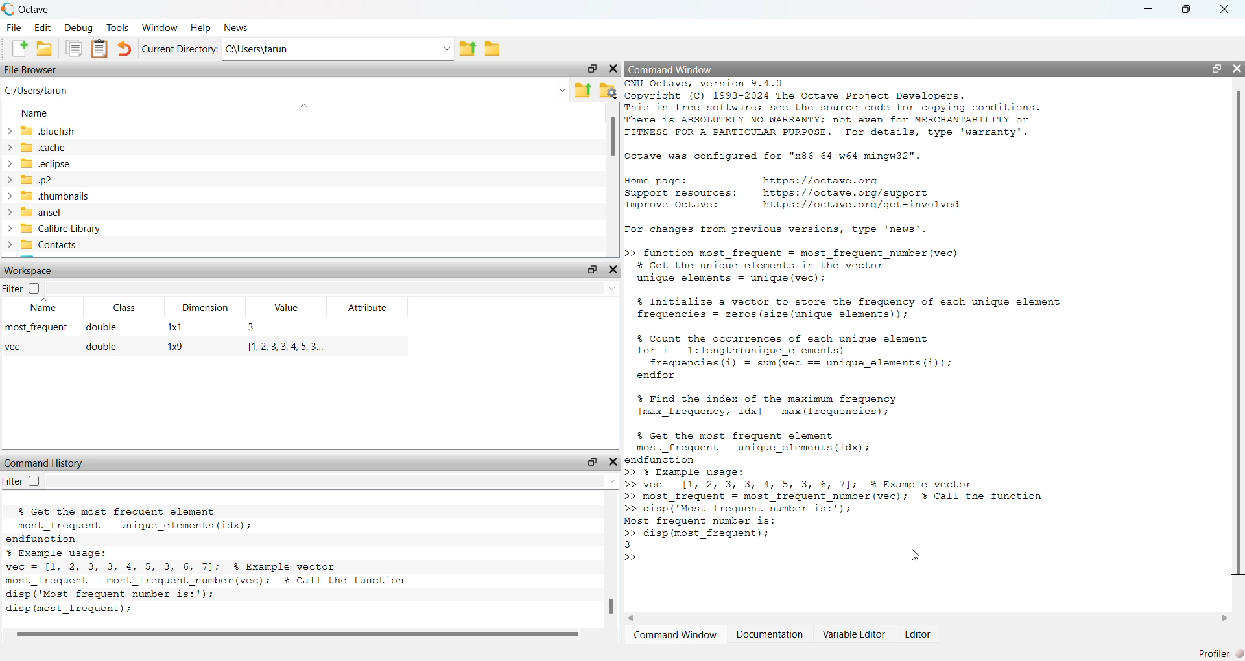  Describe the element at coordinates (34, 10) in the screenshot. I see `Octave` at that location.